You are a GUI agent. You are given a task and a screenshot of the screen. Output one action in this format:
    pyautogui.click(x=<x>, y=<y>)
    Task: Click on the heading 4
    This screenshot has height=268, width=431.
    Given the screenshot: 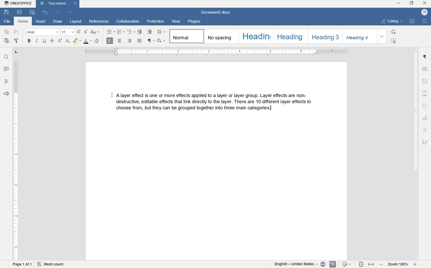 What is the action you would take?
    pyautogui.click(x=360, y=36)
    